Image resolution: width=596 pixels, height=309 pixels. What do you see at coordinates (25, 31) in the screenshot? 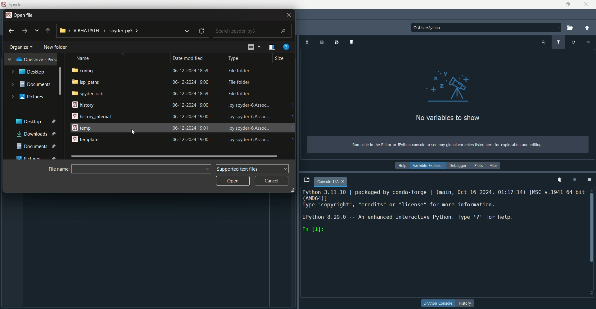
I see `next` at bounding box center [25, 31].